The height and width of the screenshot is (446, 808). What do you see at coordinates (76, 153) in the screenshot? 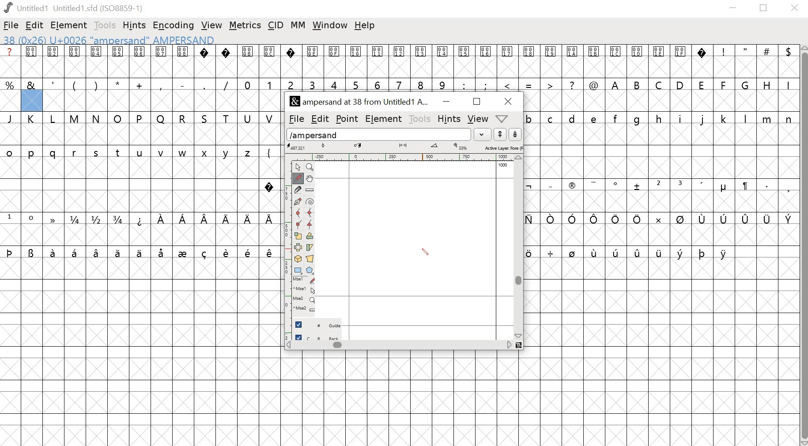
I see `r` at bounding box center [76, 153].